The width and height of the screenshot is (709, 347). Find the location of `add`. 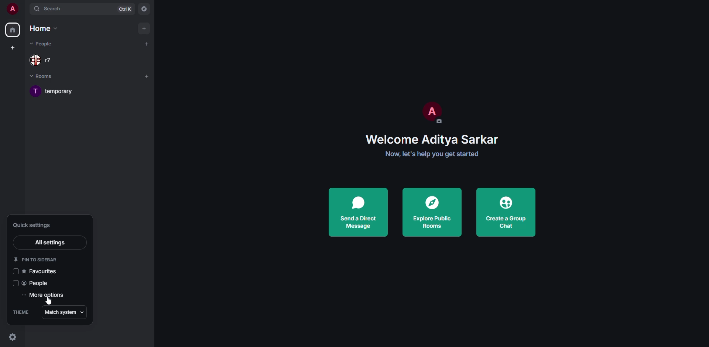

add is located at coordinates (148, 42).